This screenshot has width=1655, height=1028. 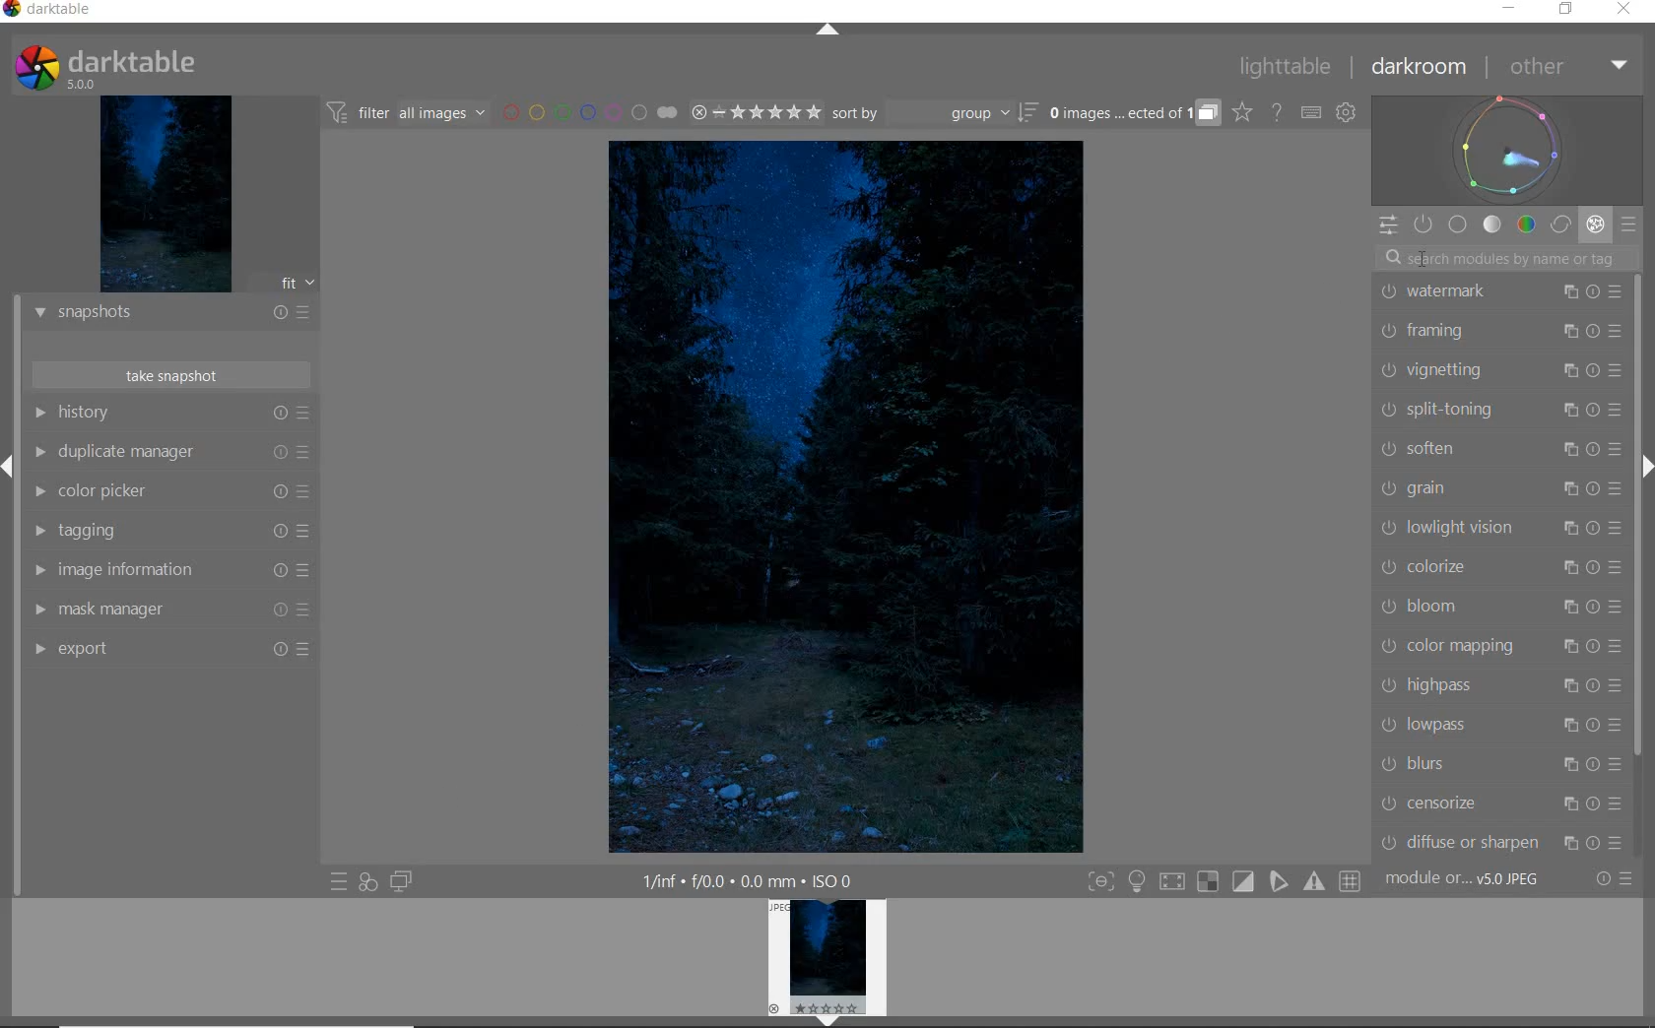 What do you see at coordinates (173, 377) in the screenshot?
I see `TAKE SNAPSHOT` at bounding box center [173, 377].